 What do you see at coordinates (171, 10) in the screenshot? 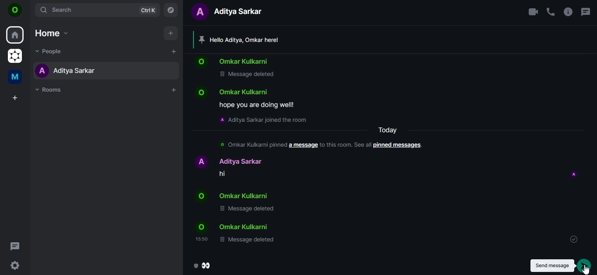
I see `explore rooms` at bounding box center [171, 10].